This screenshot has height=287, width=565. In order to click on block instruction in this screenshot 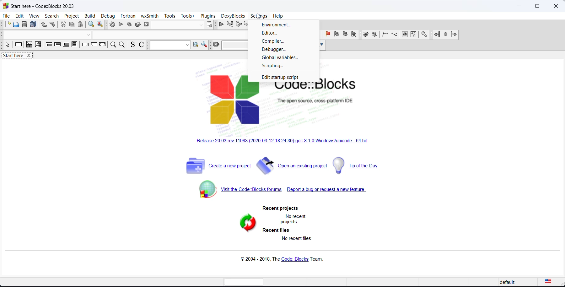, I will do `click(75, 45)`.